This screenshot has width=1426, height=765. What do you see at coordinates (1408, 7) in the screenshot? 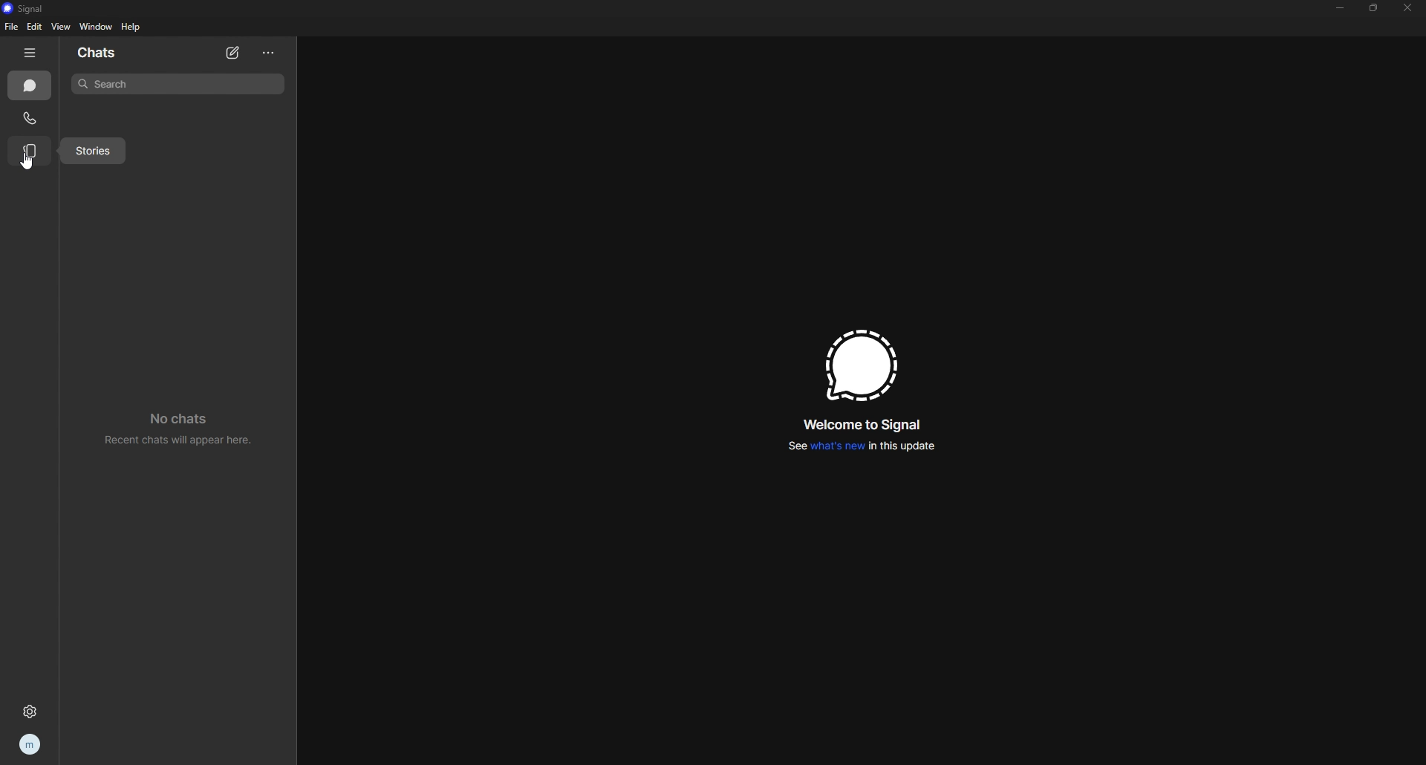
I see `close` at bounding box center [1408, 7].